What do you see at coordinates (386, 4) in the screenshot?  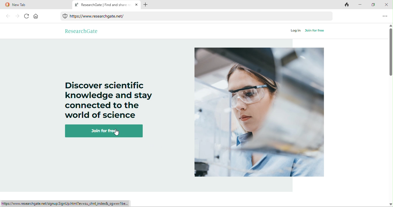 I see `close` at bounding box center [386, 4].